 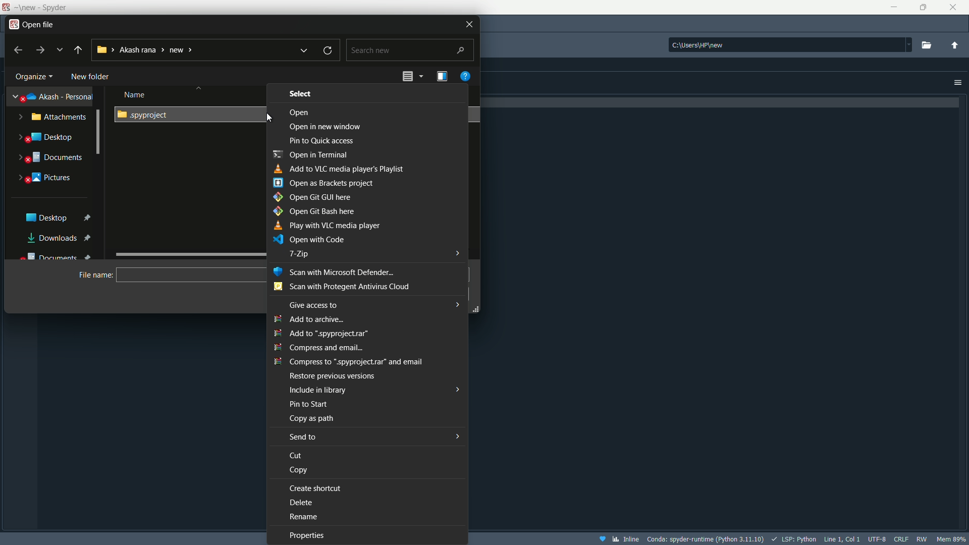 What do you see at coordinates (928, 45) in the screenshot?
I see `browse a working directory` at bounding box center [928, 45].